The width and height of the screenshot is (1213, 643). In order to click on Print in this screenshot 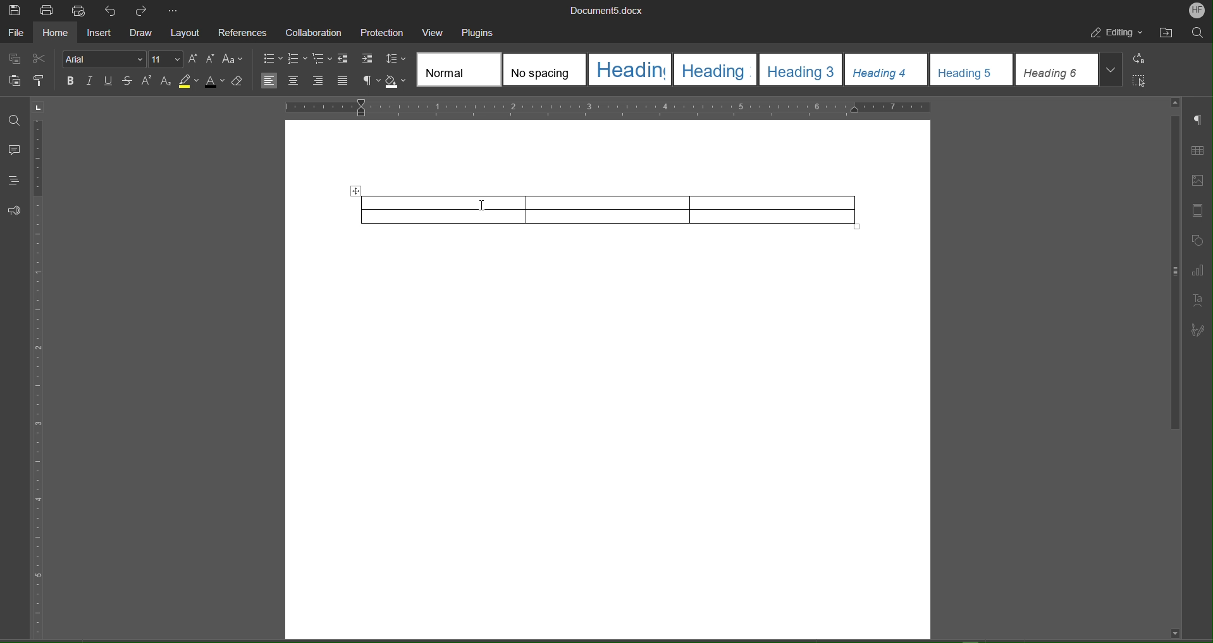, I will do `click(47, 11)`.